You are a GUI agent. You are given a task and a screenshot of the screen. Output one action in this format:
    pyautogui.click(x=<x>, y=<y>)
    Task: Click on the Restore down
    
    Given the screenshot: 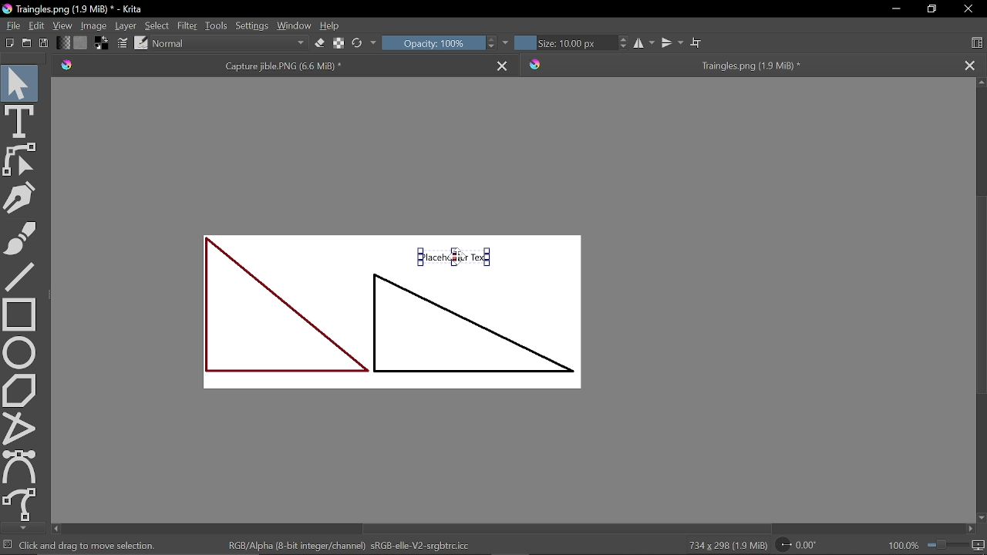 What is the action you would take?
    pyautogui.click(x=930, y=9)
    